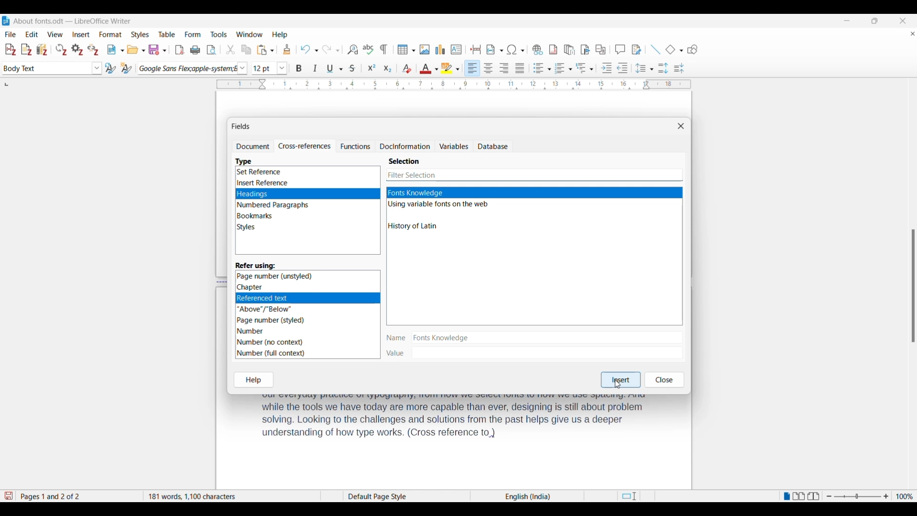  I want to click on Font size options, so click(282, 68).